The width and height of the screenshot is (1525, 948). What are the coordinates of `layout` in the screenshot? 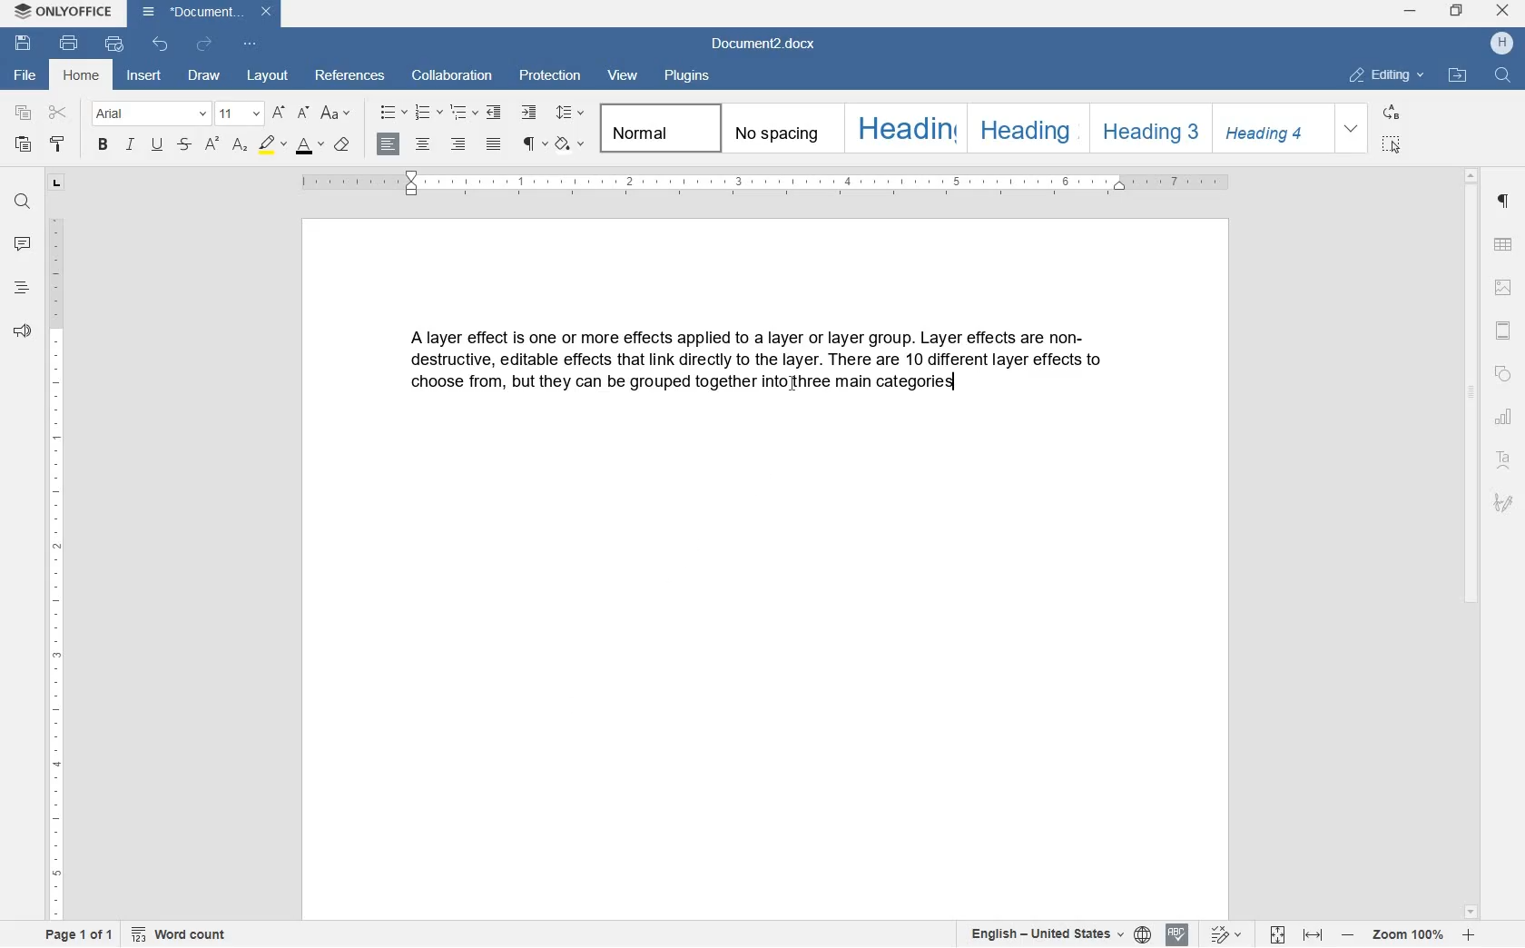 It's located at (271, 77).